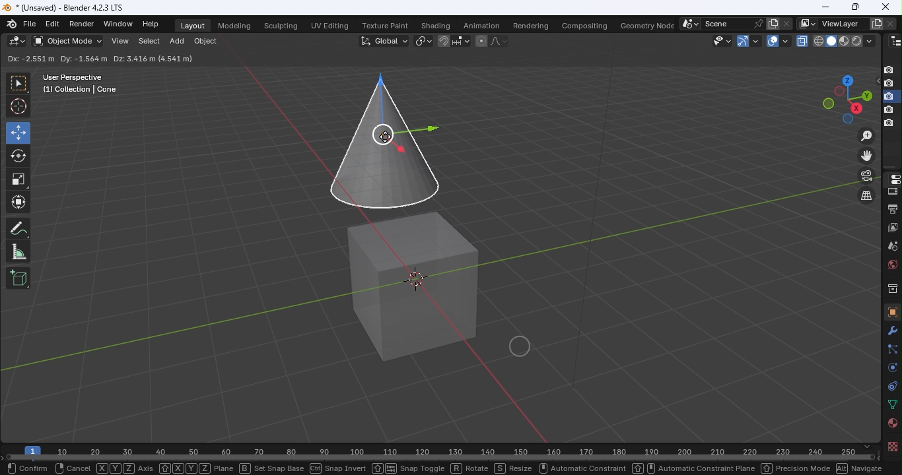 This screenshot has width=902, height=475. Describe the element at coordinates (387, 137) in the screenshot. I see `cursor` at that location.